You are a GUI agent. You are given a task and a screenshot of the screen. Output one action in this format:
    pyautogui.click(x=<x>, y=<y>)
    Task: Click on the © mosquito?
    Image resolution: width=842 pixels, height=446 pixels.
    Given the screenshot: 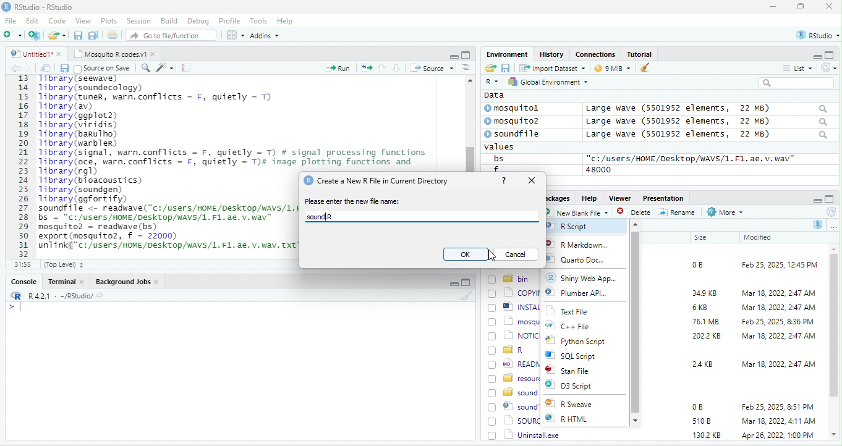 What is the action you would take?
    pyautogui.click(x=516, y=120)
    